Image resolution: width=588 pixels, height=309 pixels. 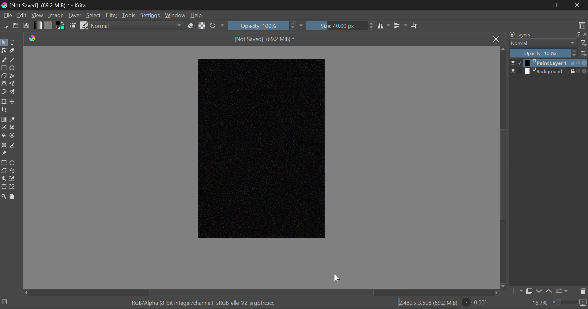 What do you see at coordinates (536, 35) in the screenshot?
I see `Layers Docker Tab` at bounding box center [536, 35].